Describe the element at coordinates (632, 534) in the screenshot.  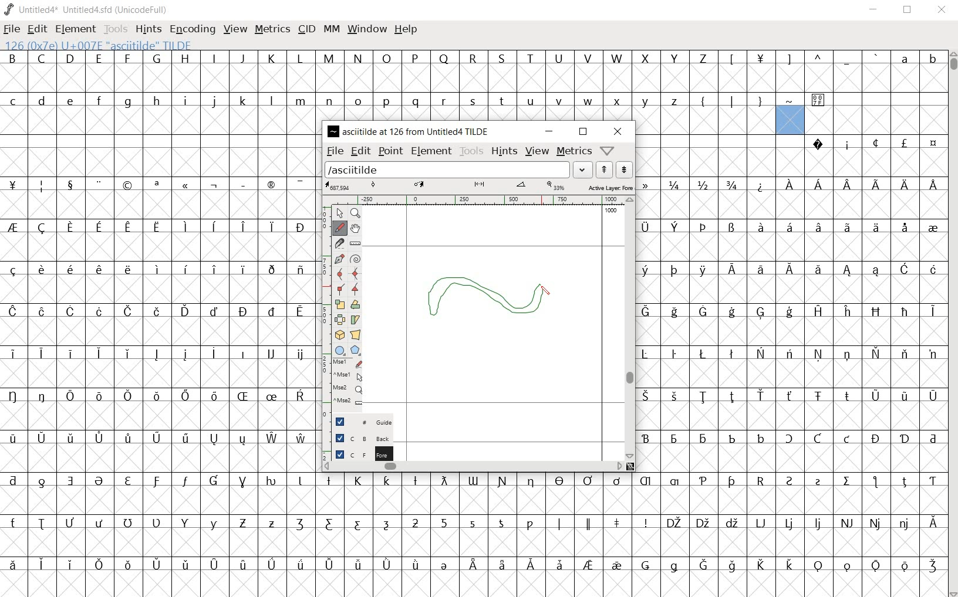
I see `glyph characters` at that location.